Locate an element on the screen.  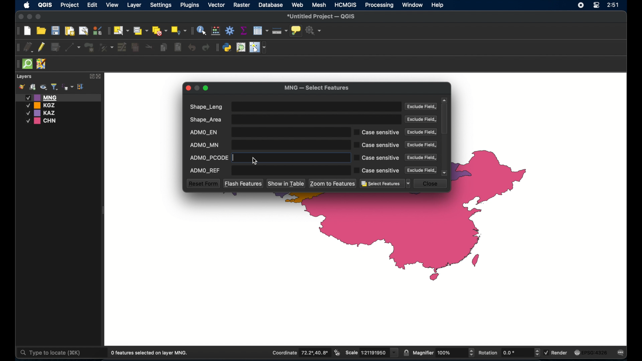
Coordinate  72.2°,40.8° is located at coordinates (299, 352).